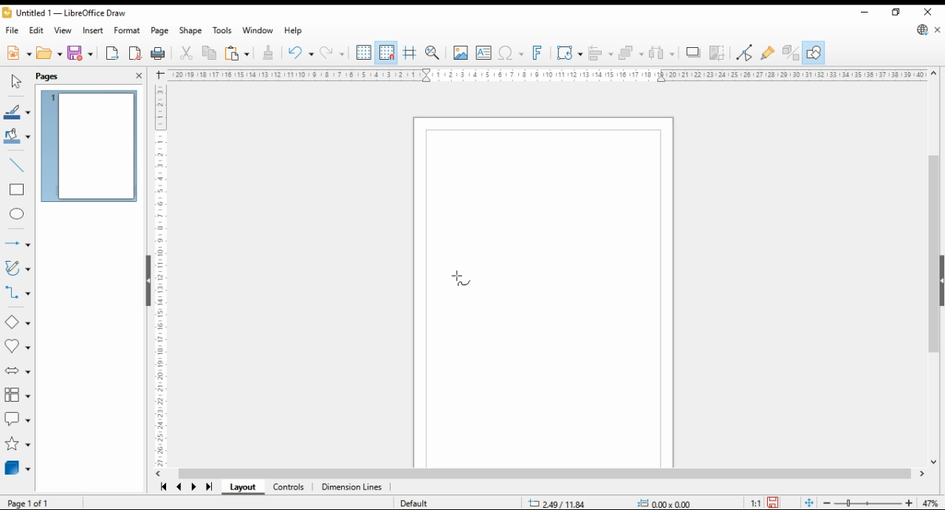  Describe the element at coordinates (939, 29) in the screenshot. I see `close document` at that location.